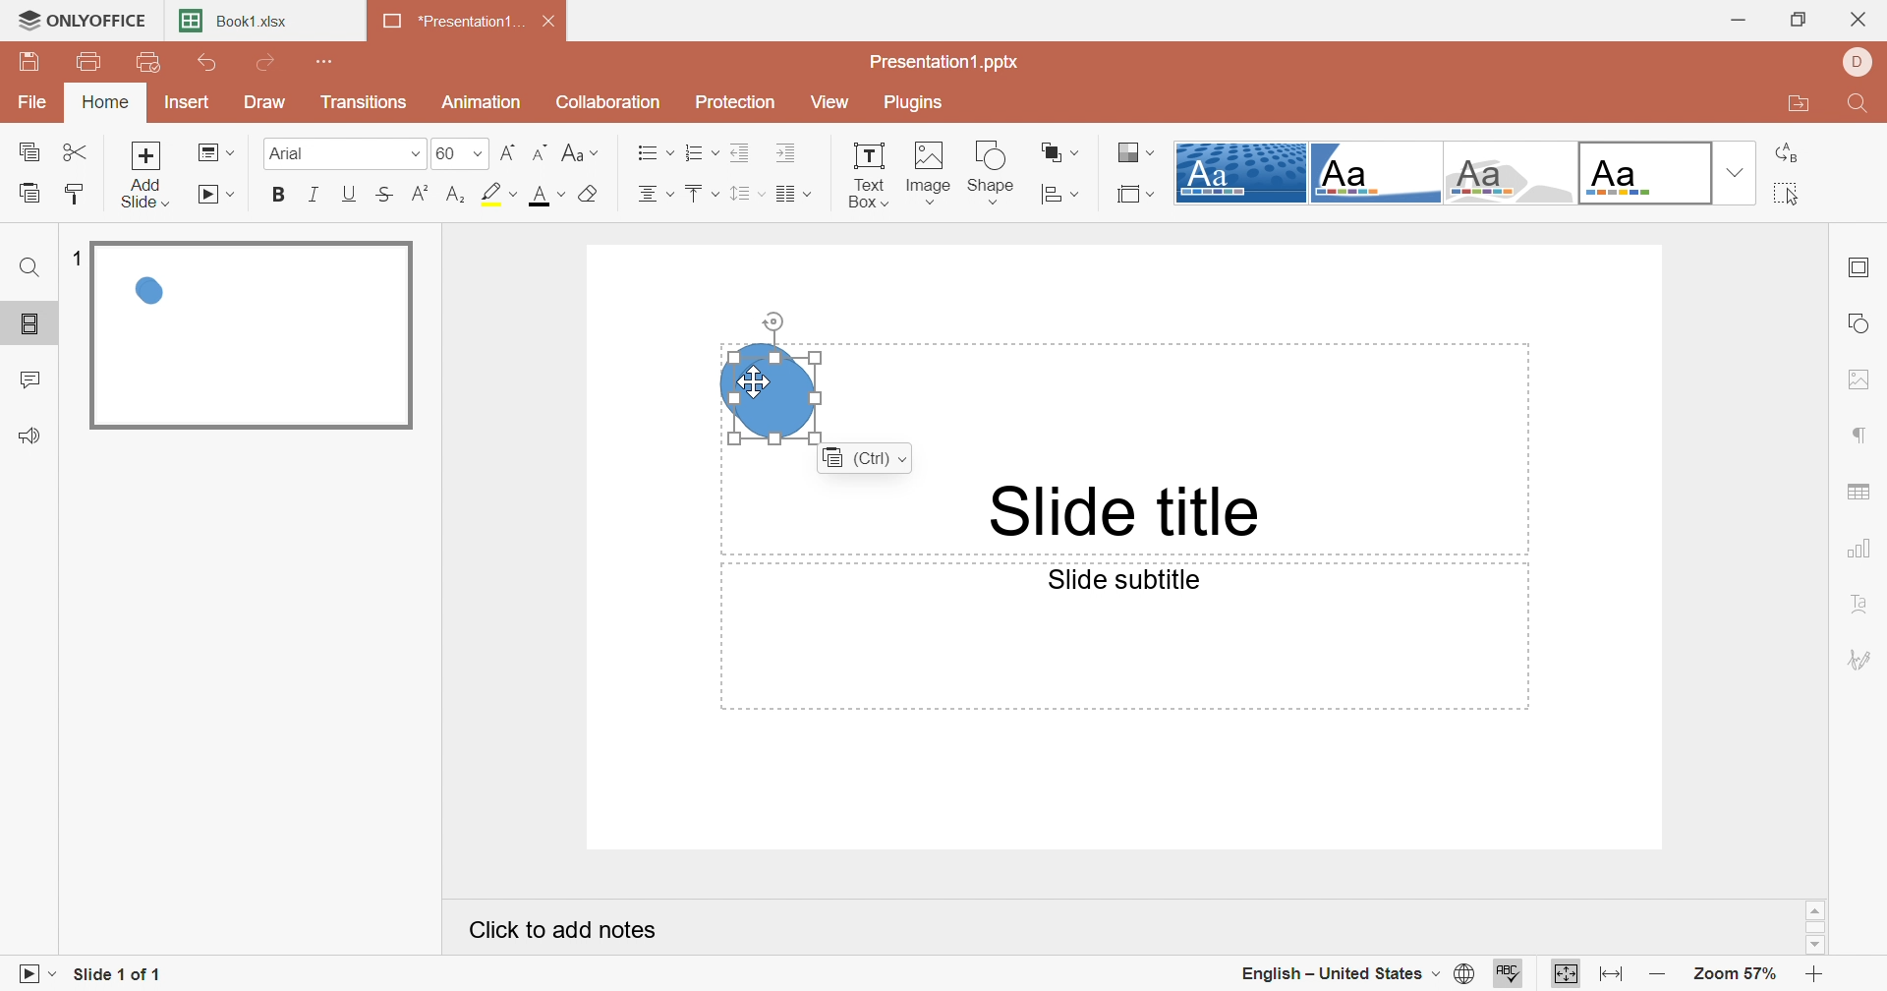  Describe the element at coordinates (944, 60) in the screenshot. I see `Presentation.pptx` at that location.